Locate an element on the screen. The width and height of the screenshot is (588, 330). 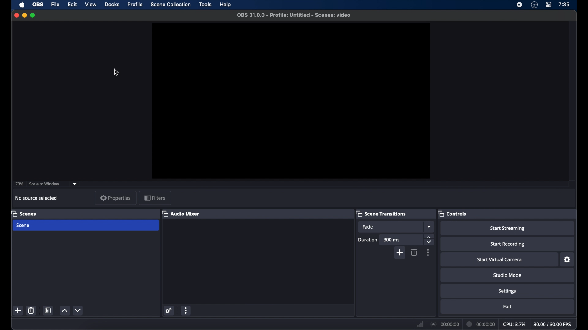
exit is located at coordinates (507, 306).